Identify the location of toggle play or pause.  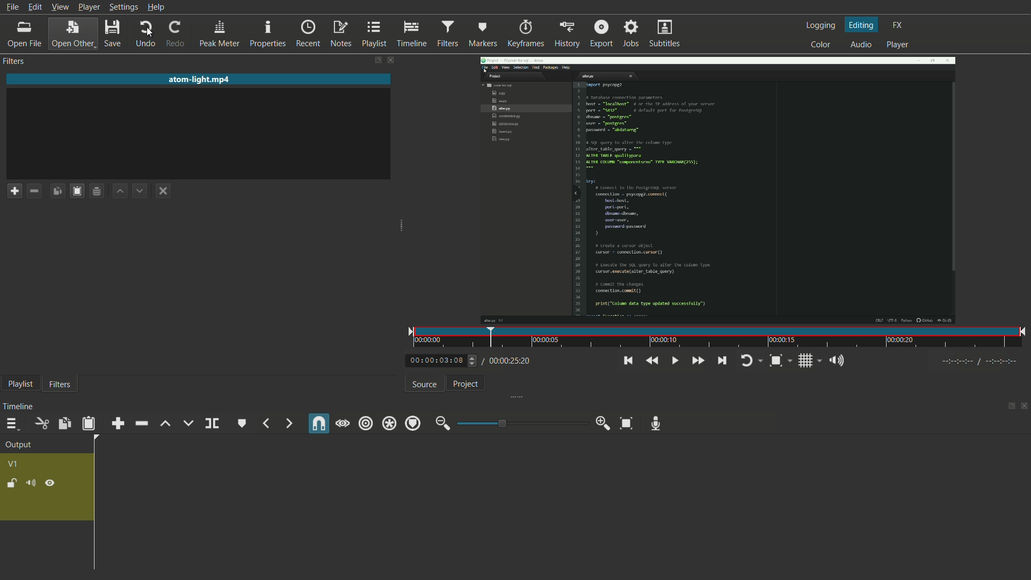
(676, 361).